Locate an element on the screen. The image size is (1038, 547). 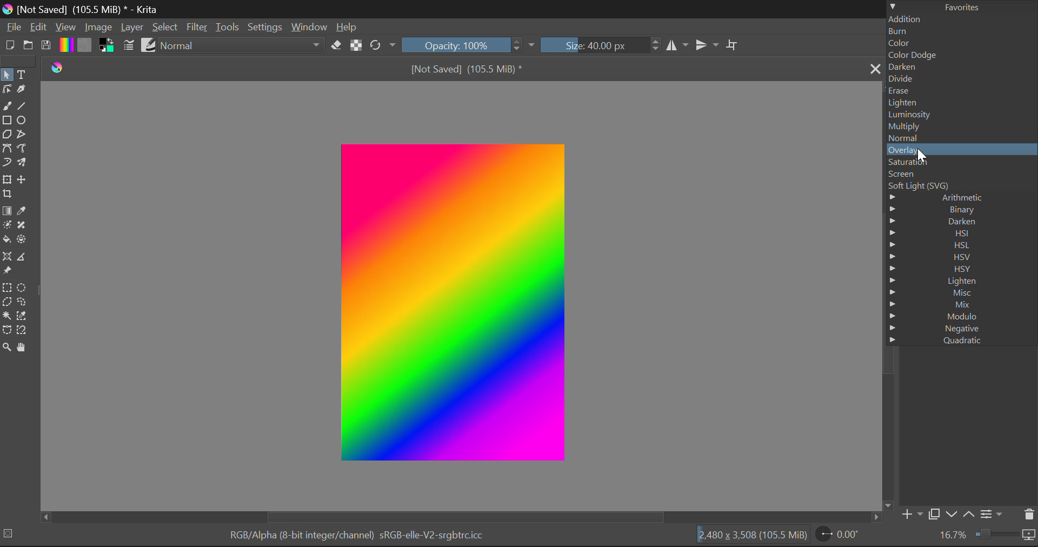
Soft Light is located at coordinates (957, 187).